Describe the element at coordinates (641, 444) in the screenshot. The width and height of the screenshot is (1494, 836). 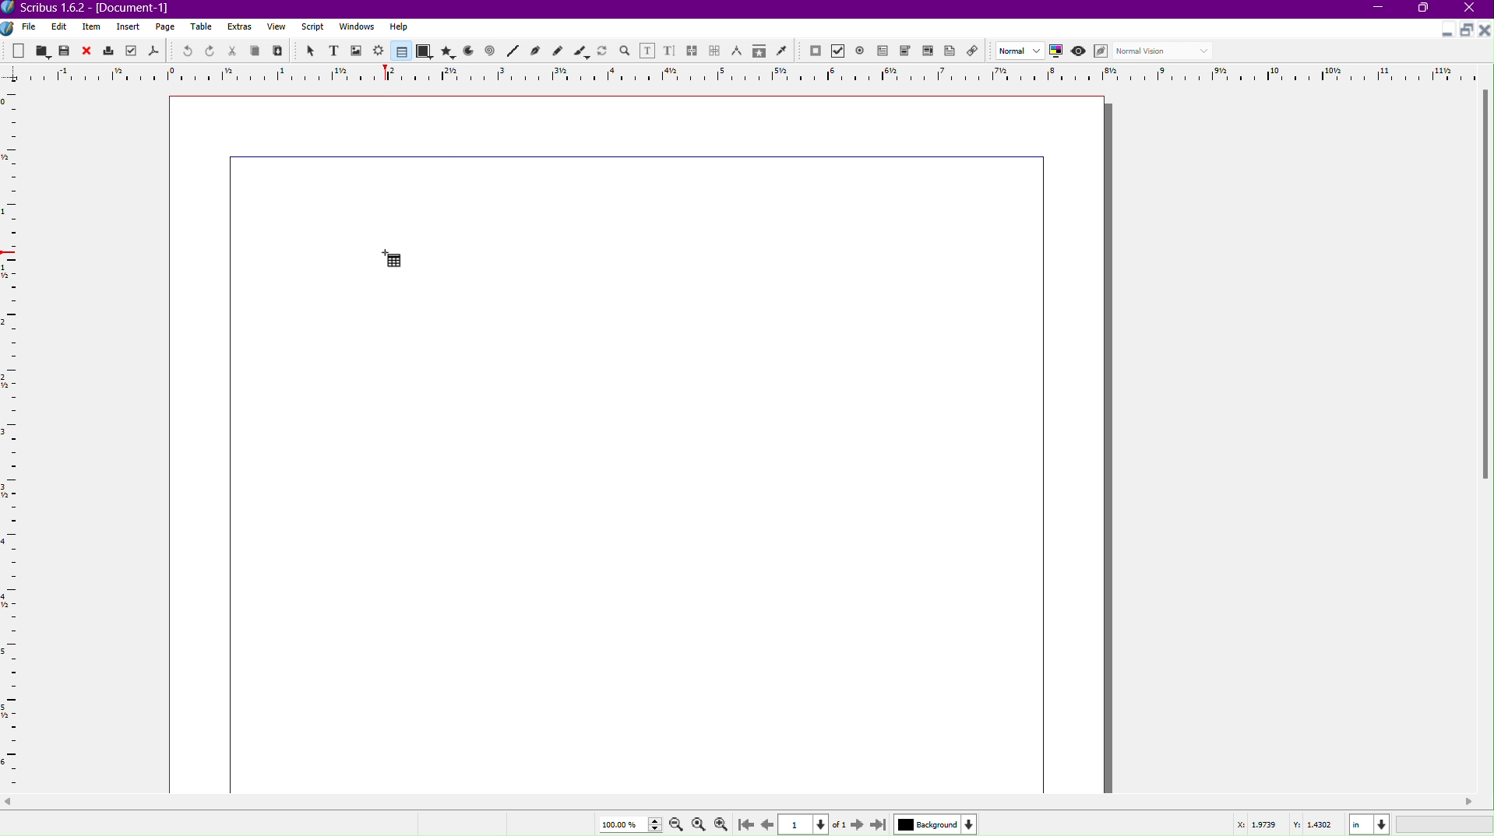
I see `Canvas` at that location.